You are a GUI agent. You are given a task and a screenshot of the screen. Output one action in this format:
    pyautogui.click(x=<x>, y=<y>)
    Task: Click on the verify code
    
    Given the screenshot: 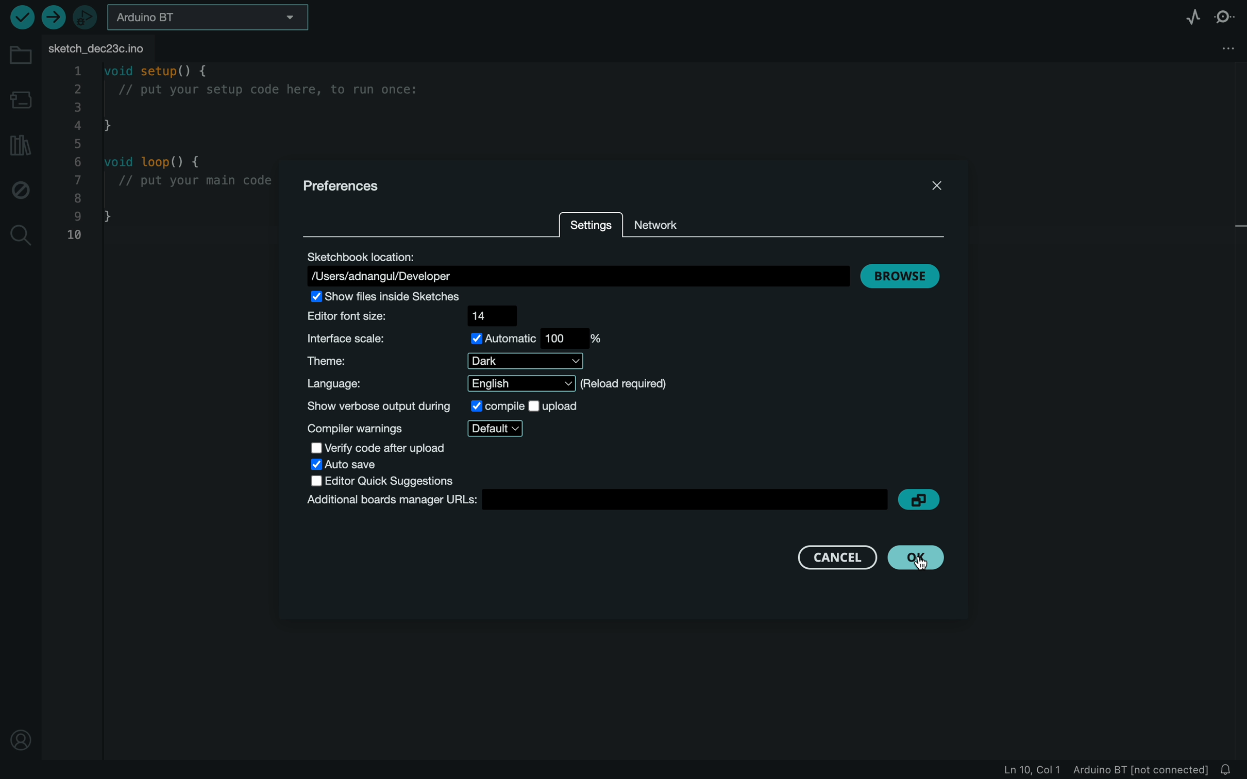 What is the action you would take?
    pyautogui.click(x=375, y=448)
    